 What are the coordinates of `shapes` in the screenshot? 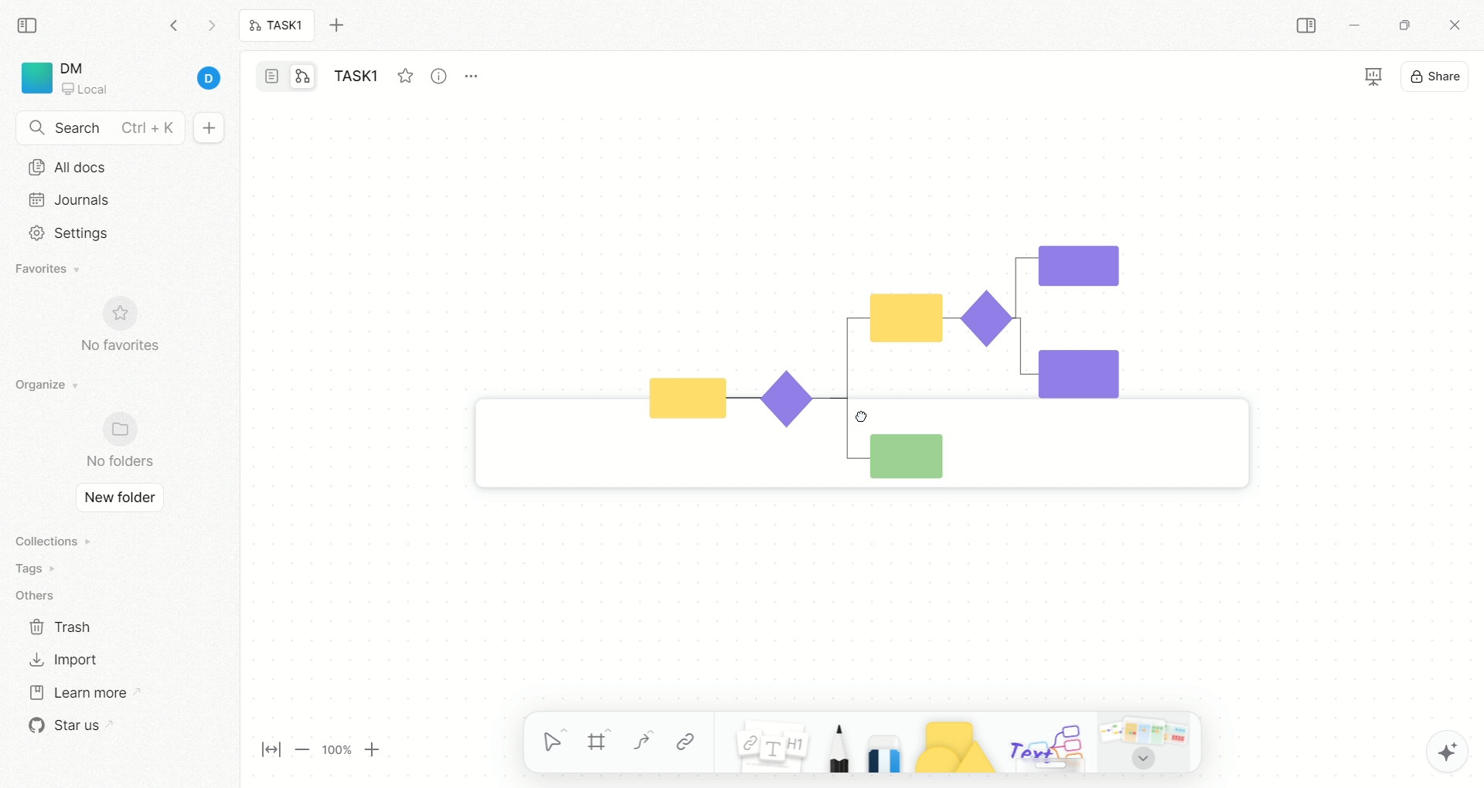 It's located at (947, 743).